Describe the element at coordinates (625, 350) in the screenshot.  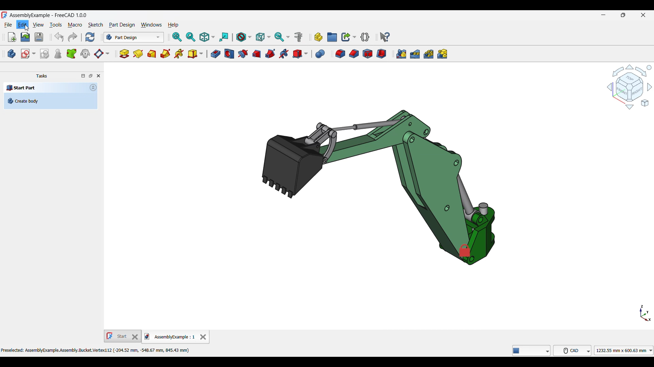
I see ` 1232.55 mmx 600.63 mm` at that location.